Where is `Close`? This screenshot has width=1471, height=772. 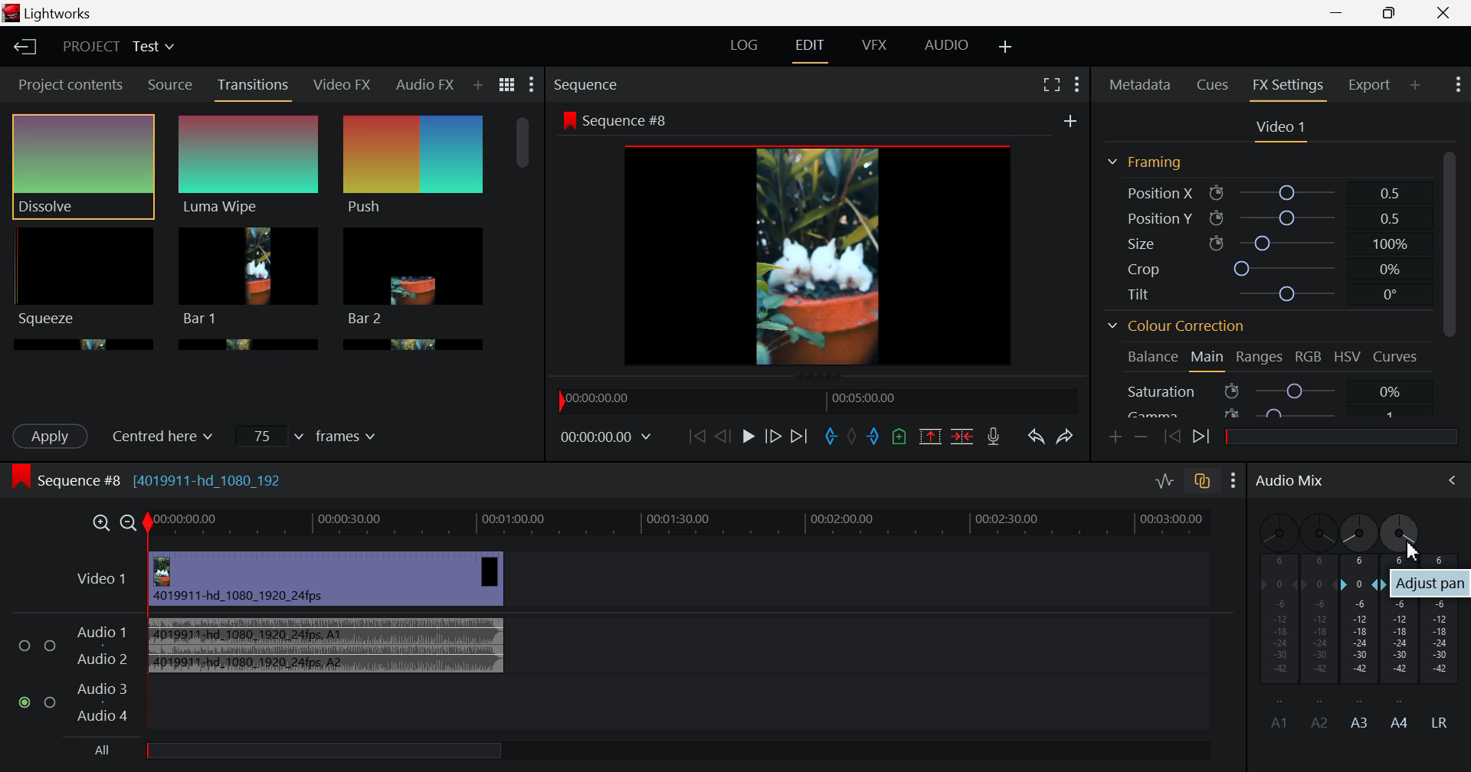 Close is located at coordinates (1444, 14).